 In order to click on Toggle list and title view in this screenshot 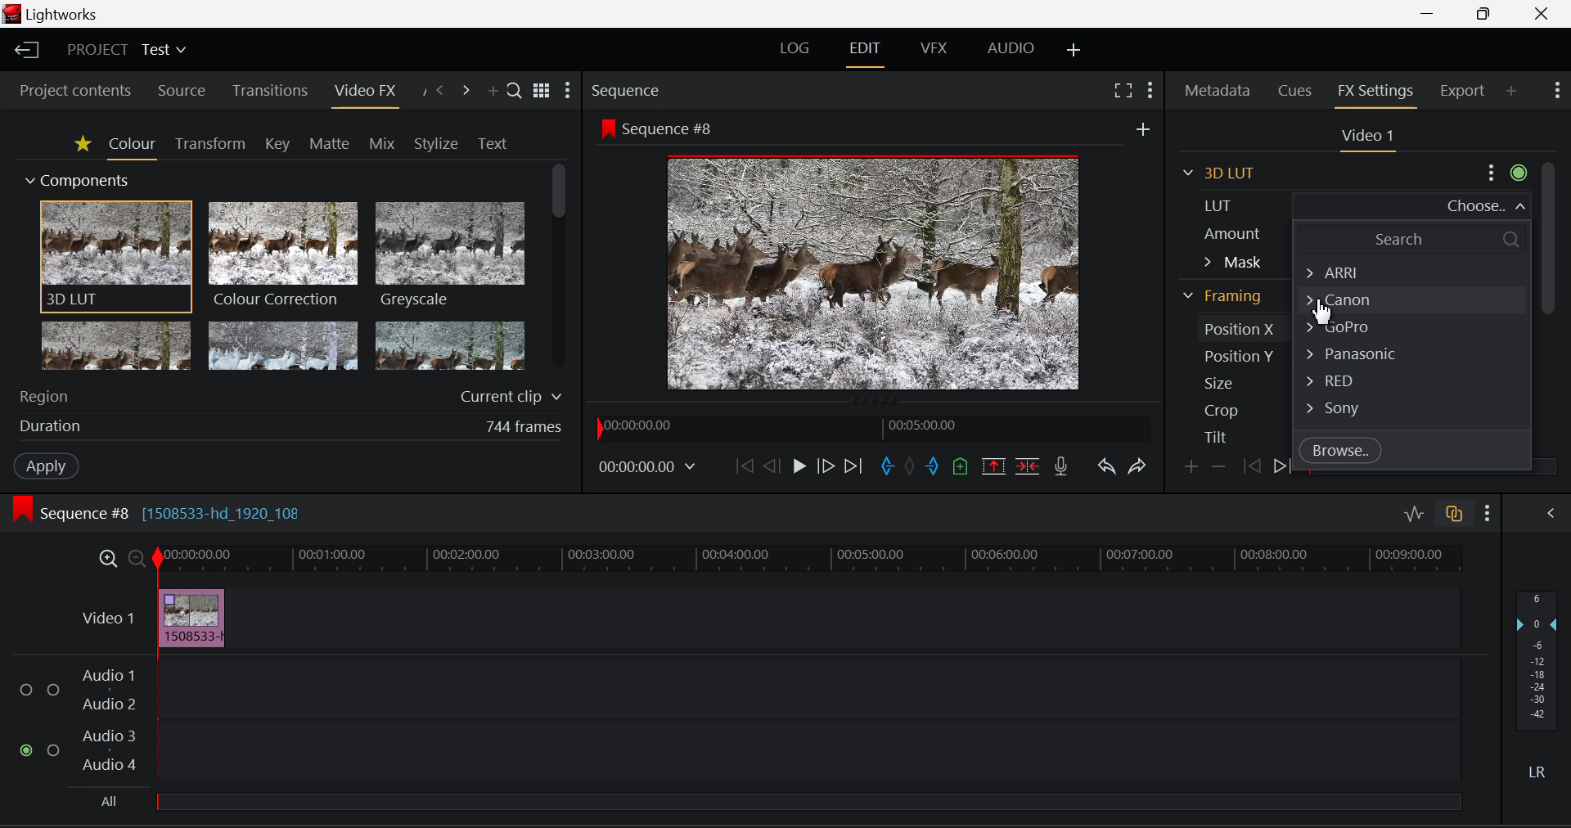, I will do `click(541, 88)`.